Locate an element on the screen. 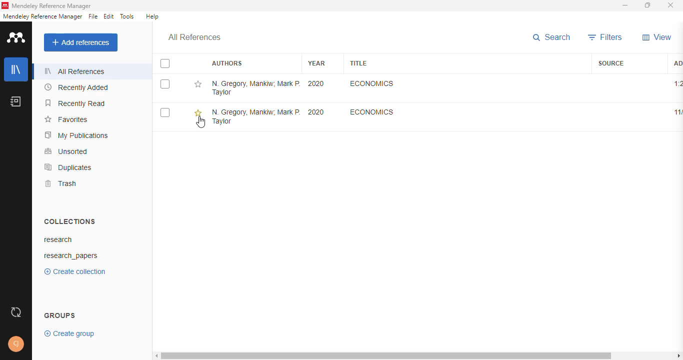 This screenshot has width=683, height=360. all references is located at coordinates (75, 71).